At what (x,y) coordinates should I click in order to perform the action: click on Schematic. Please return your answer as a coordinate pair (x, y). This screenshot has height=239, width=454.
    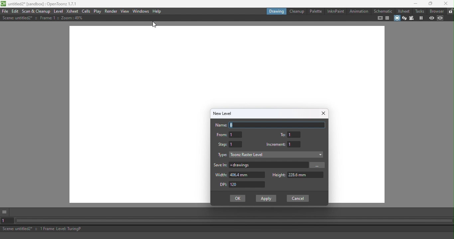
    Looking at the image, I should click on (383, 11).